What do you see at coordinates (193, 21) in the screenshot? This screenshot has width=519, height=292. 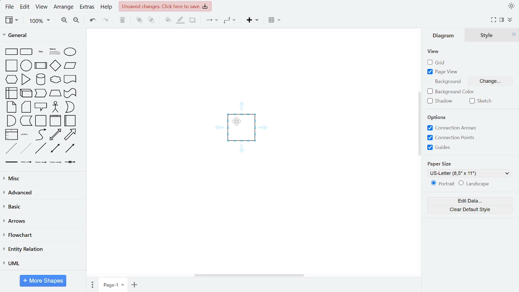 I see `shadow` at bounding box center [193, 21].